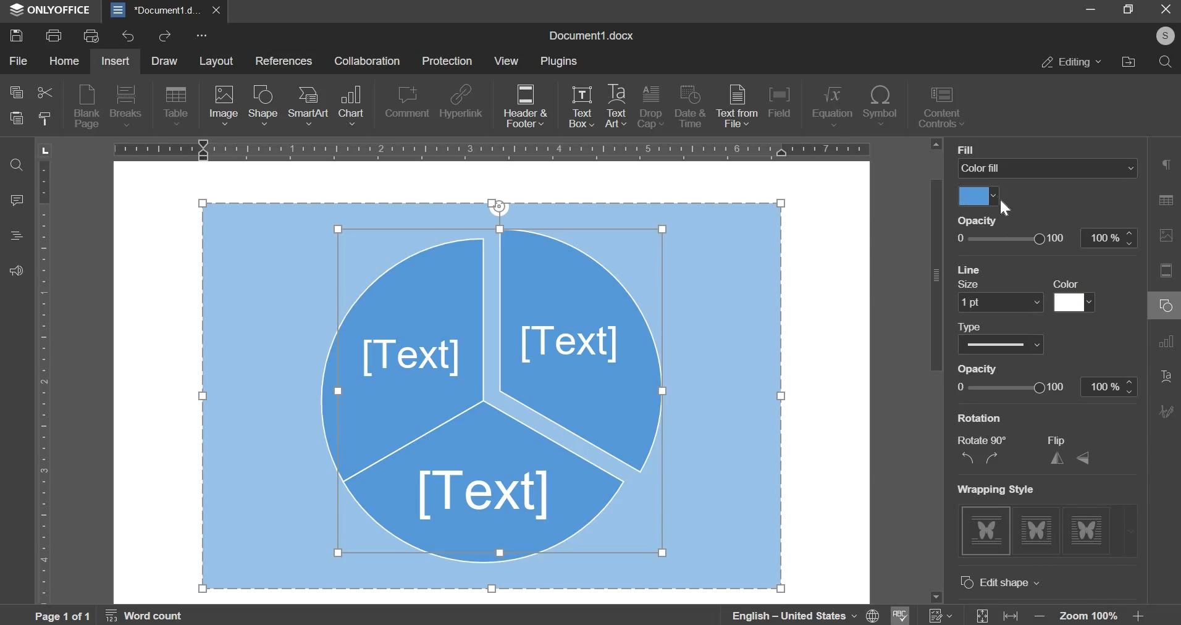 Image resolution: width=1181 pixels, height=625 pixels. Describe the element at coordinates (19, 235) in the screenshot. I see `Heading panel` at that location.